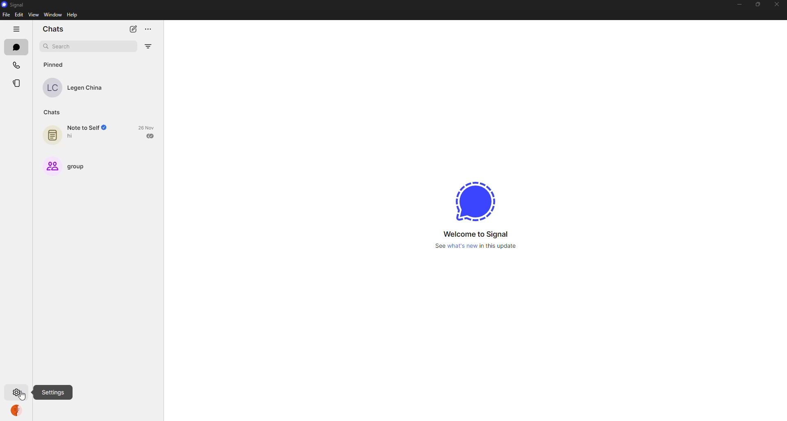  I want to click on hide tabs, so click(16, 29).